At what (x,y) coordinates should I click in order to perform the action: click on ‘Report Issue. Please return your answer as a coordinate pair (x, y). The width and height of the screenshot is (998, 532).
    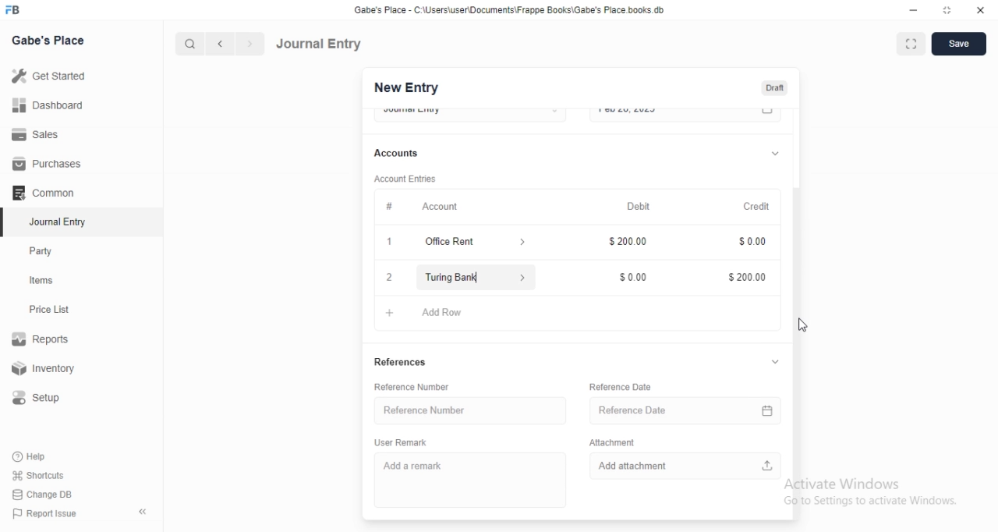
    Looking at the image, I should click on (43, 513).